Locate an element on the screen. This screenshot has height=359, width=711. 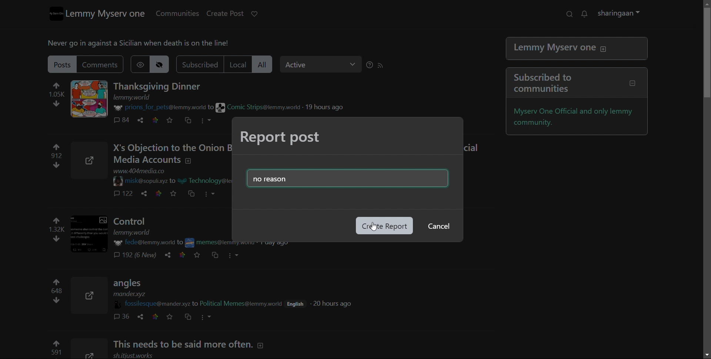
show hidden posts is located at coordinates (144, 64).